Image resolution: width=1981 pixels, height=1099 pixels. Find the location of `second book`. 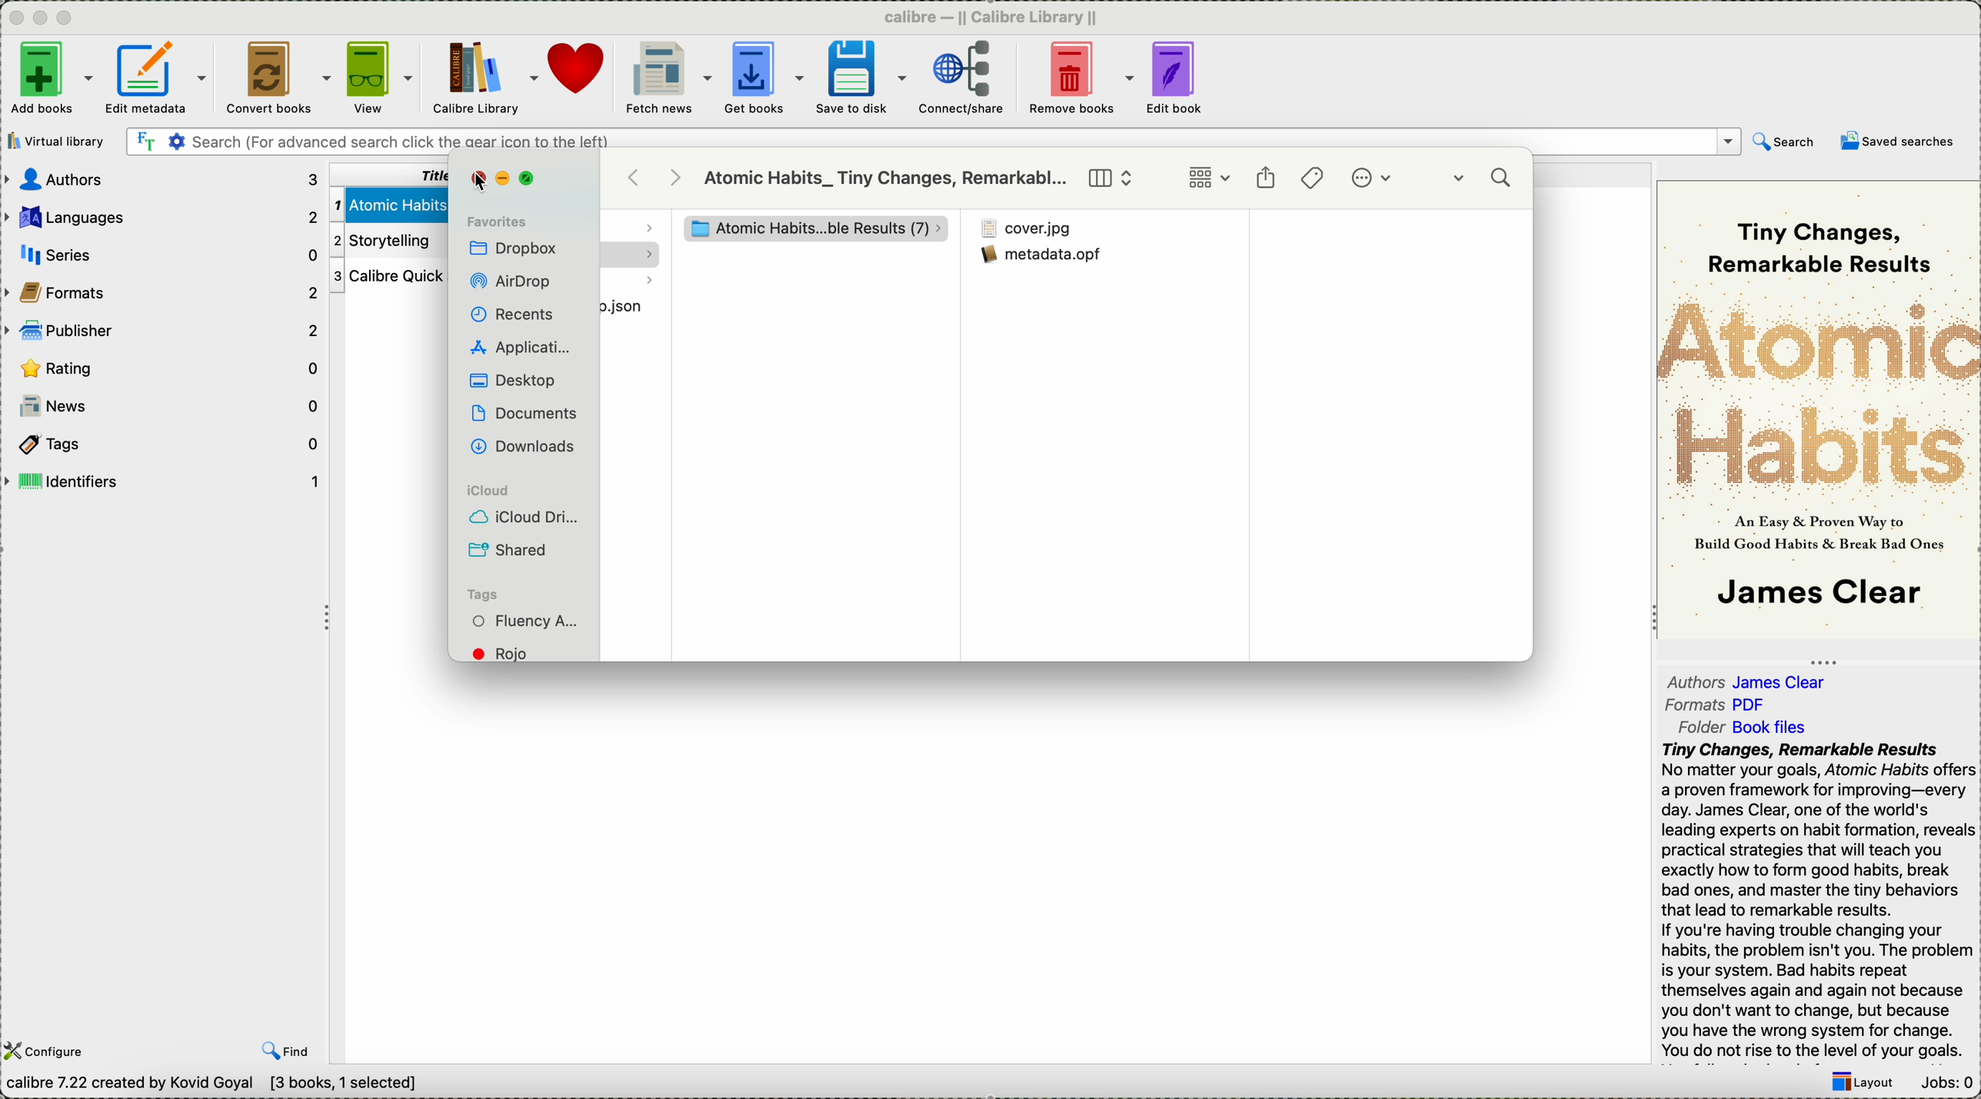

second book is located at coordinates (384, 241).